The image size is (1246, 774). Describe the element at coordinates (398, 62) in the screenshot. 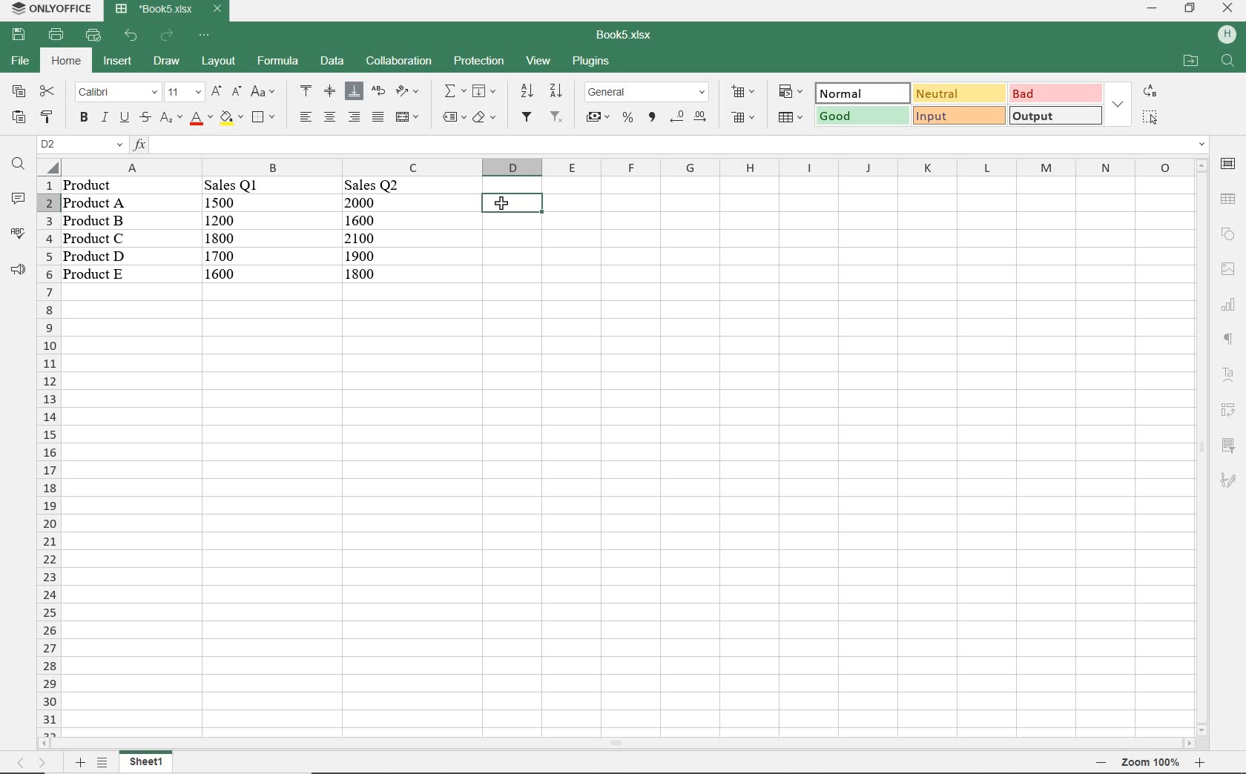

I see `collaboration` at that location.